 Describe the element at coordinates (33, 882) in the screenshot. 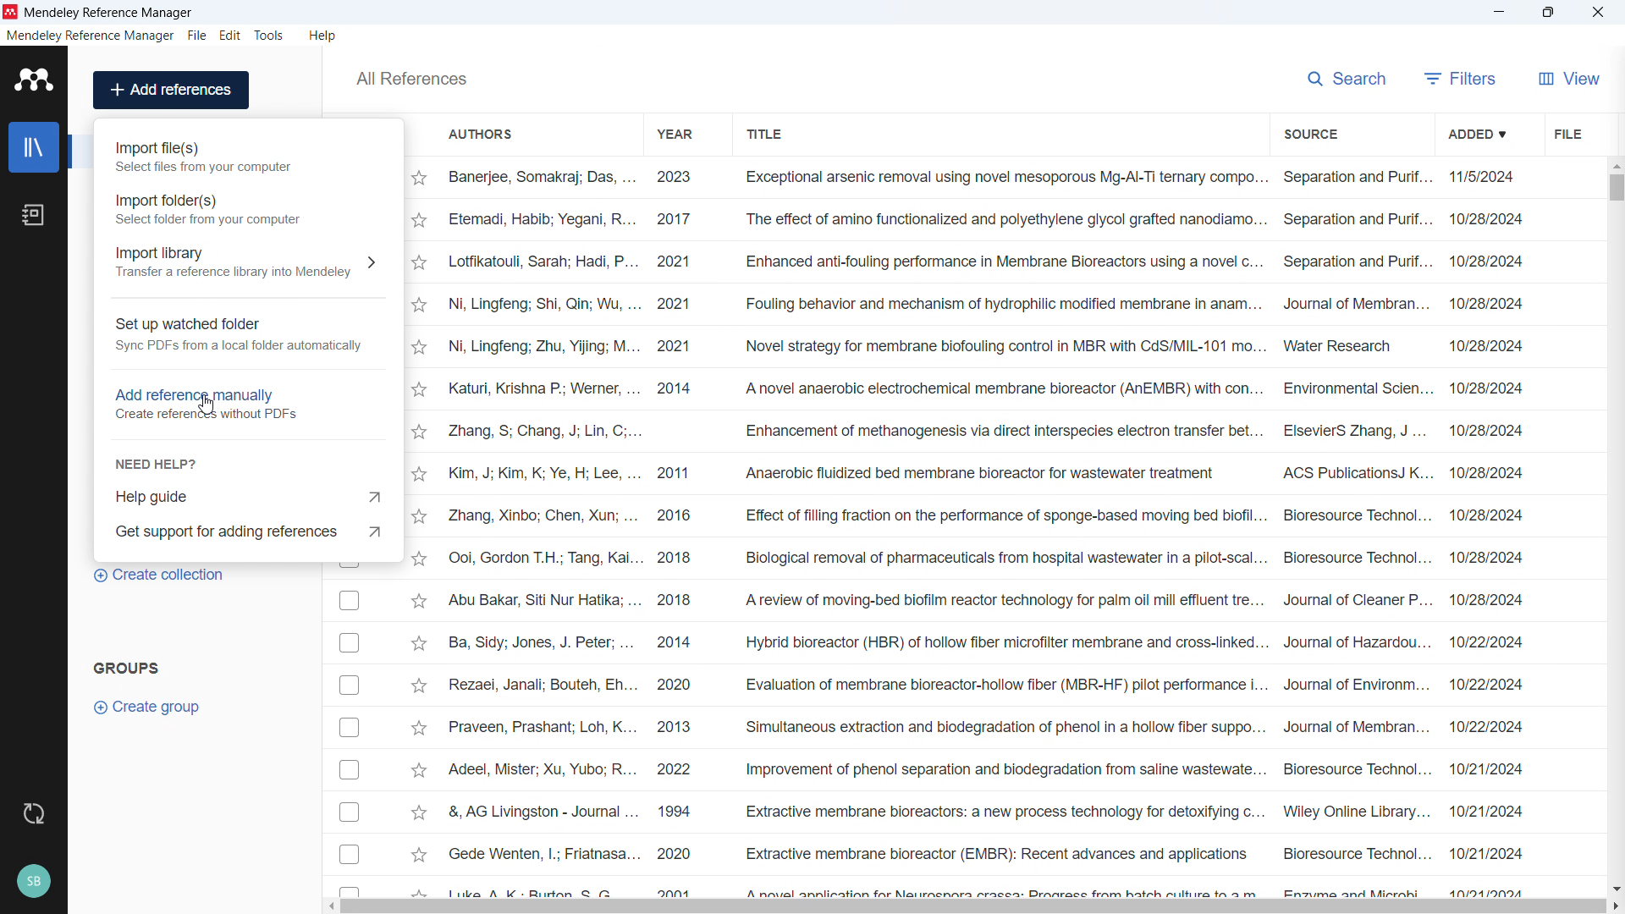

I see `Profile ` at that location.